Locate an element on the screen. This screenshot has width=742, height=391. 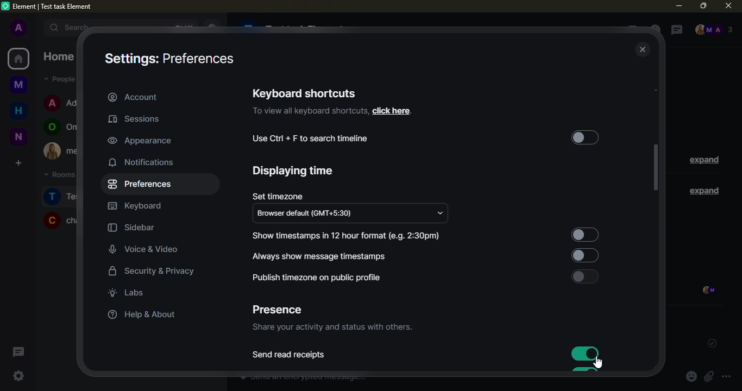
show timestamp is located at coordinates (348, 236).